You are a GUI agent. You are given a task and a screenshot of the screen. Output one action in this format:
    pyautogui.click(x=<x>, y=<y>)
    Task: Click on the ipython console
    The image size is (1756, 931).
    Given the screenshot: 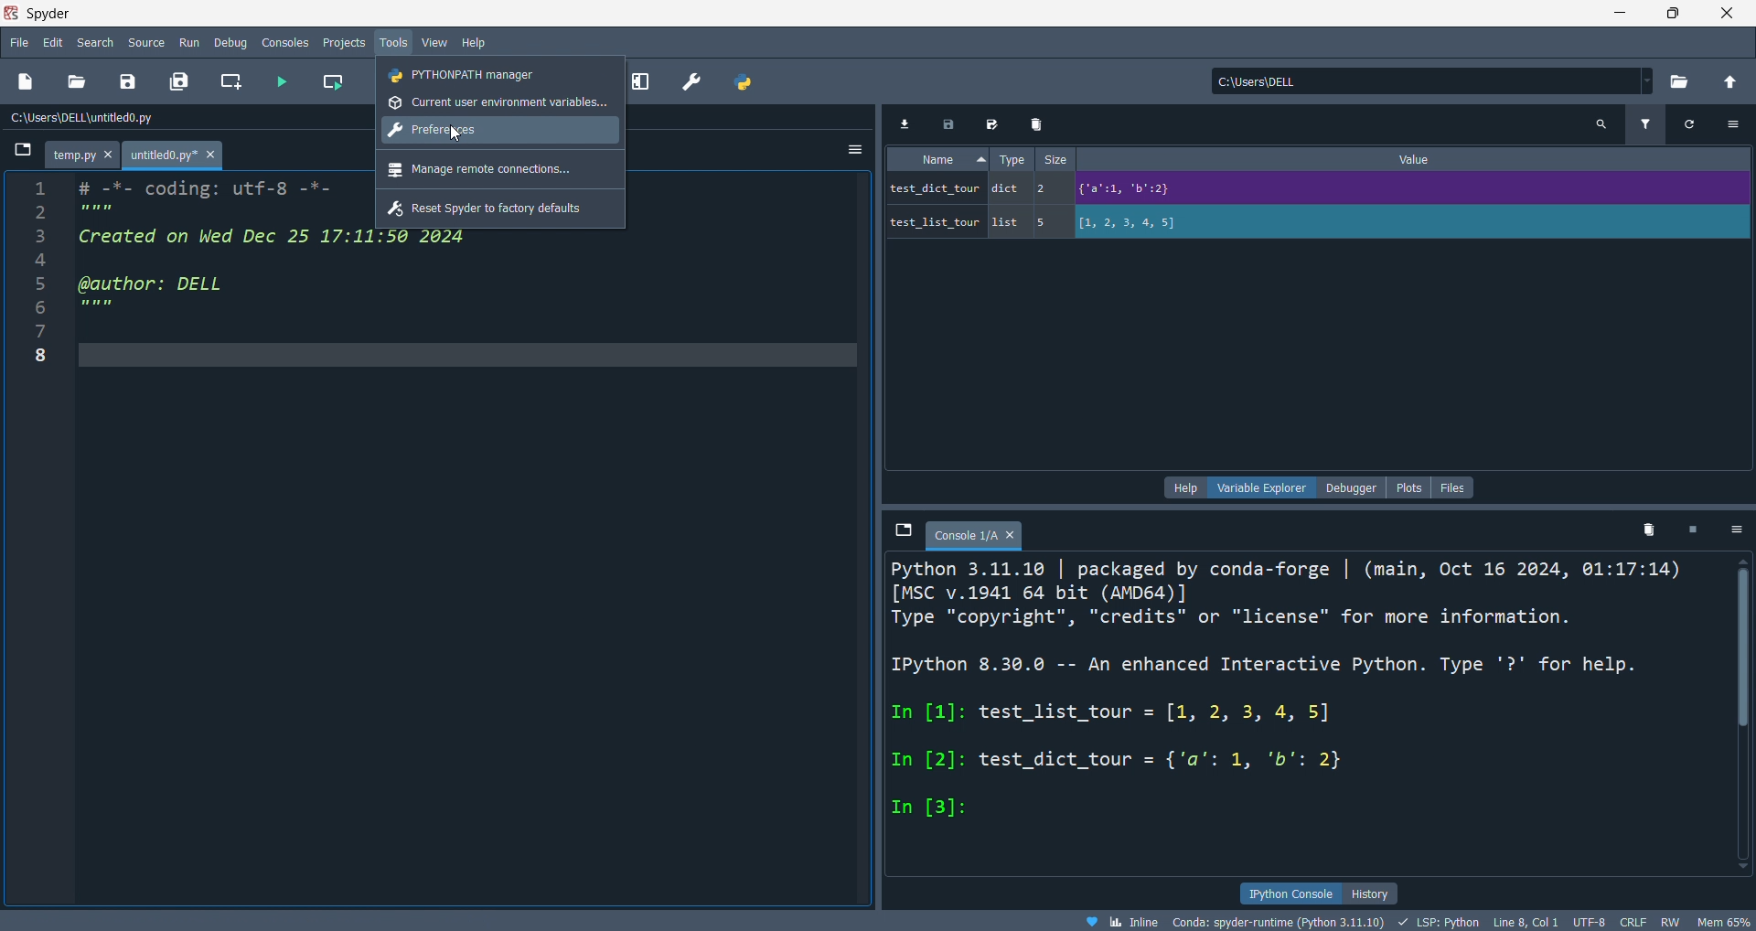 What is the action you would take?
    pyautogui.click(x=1289, y=894)
    